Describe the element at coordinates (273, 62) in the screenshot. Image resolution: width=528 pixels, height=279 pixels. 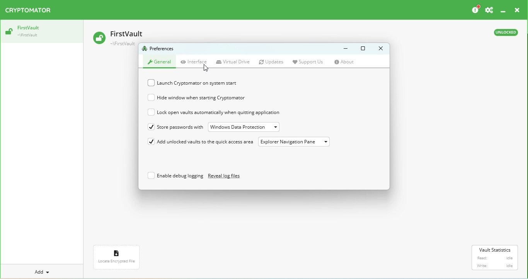
I see `Updates` at that location.